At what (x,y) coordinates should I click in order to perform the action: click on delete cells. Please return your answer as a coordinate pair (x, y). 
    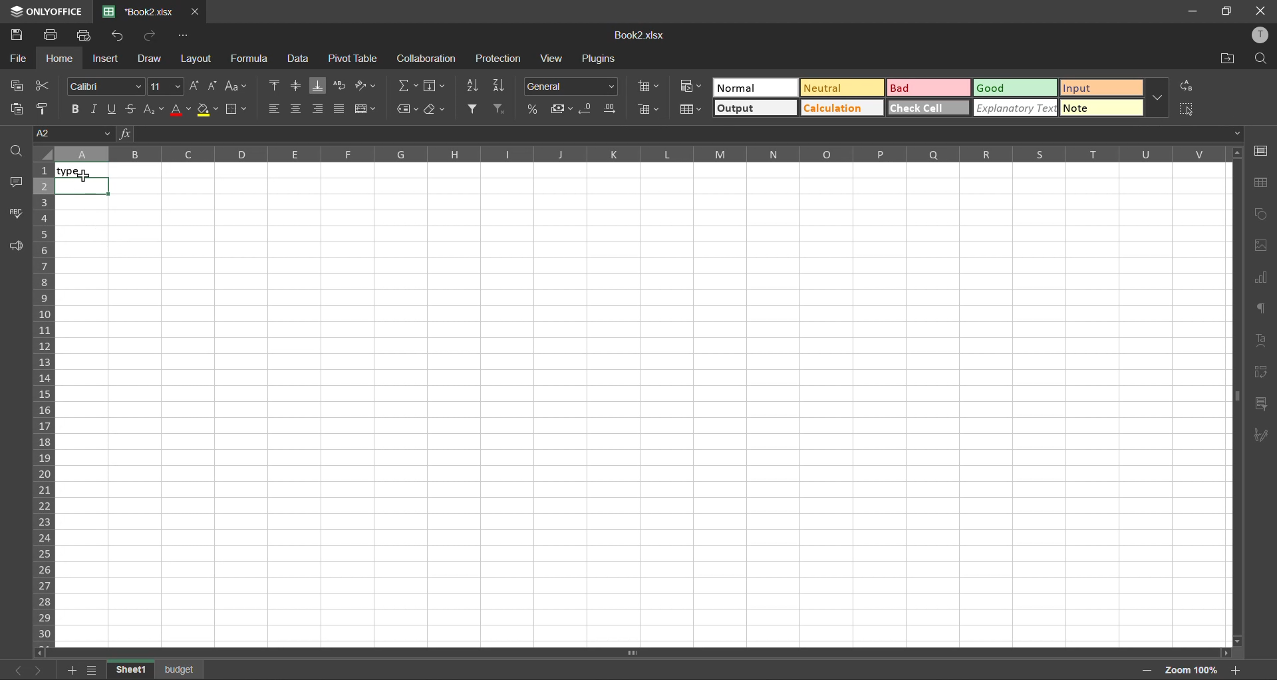
    Looking at the image, I should click on (649, 112).